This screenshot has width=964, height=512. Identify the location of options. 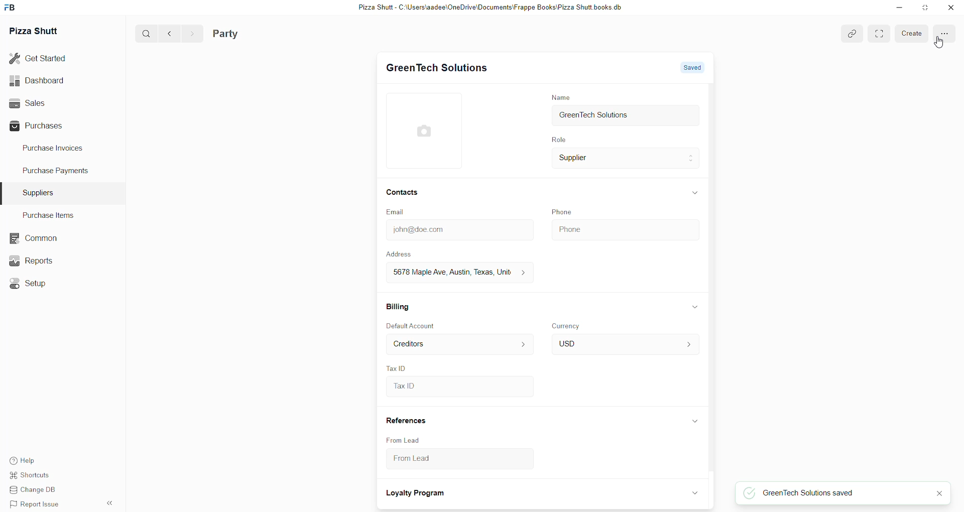
(946, 33).